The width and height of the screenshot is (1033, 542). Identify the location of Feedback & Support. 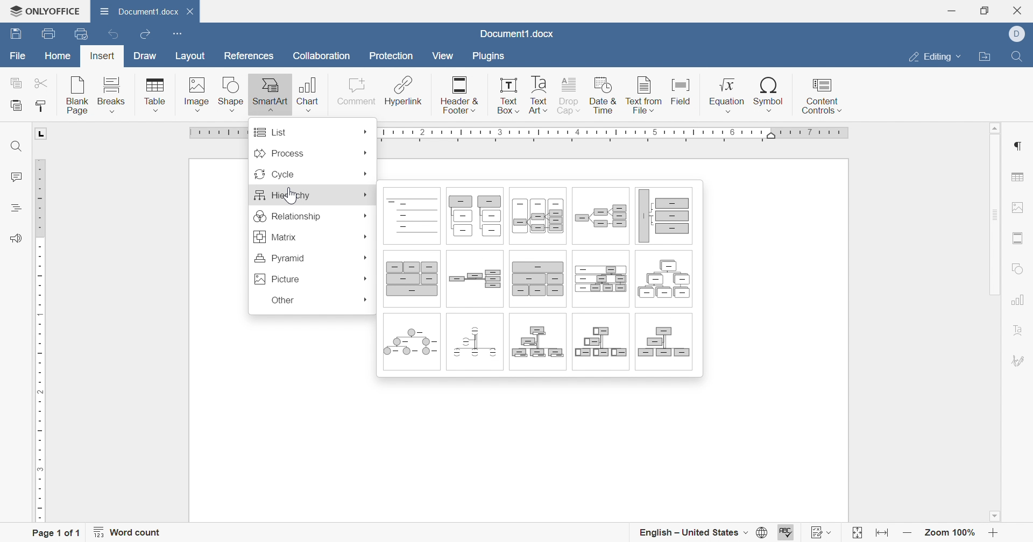
(12, 238).